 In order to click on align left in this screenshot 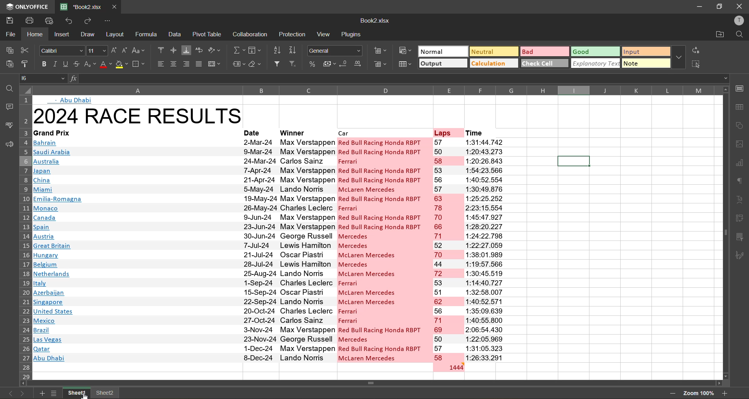, I will do `click(160, 65)`.